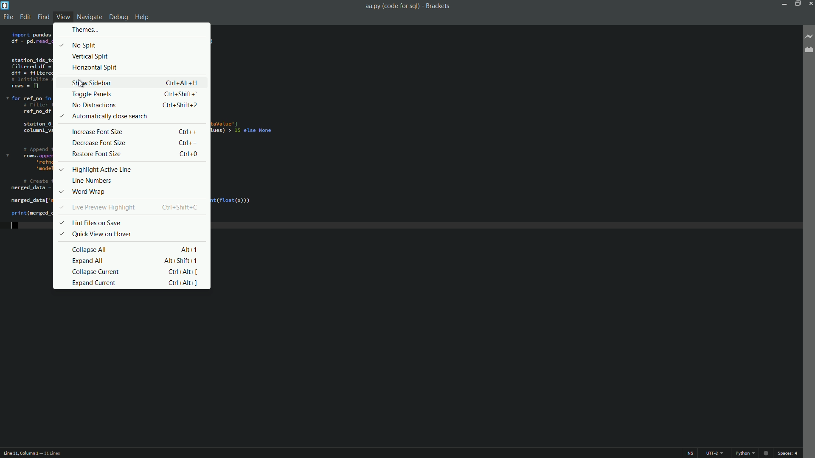 This screenshot has width=815, height=458. Describe the element at coordinates (797, 3) in the screenshot. I see `maximize` at that location.